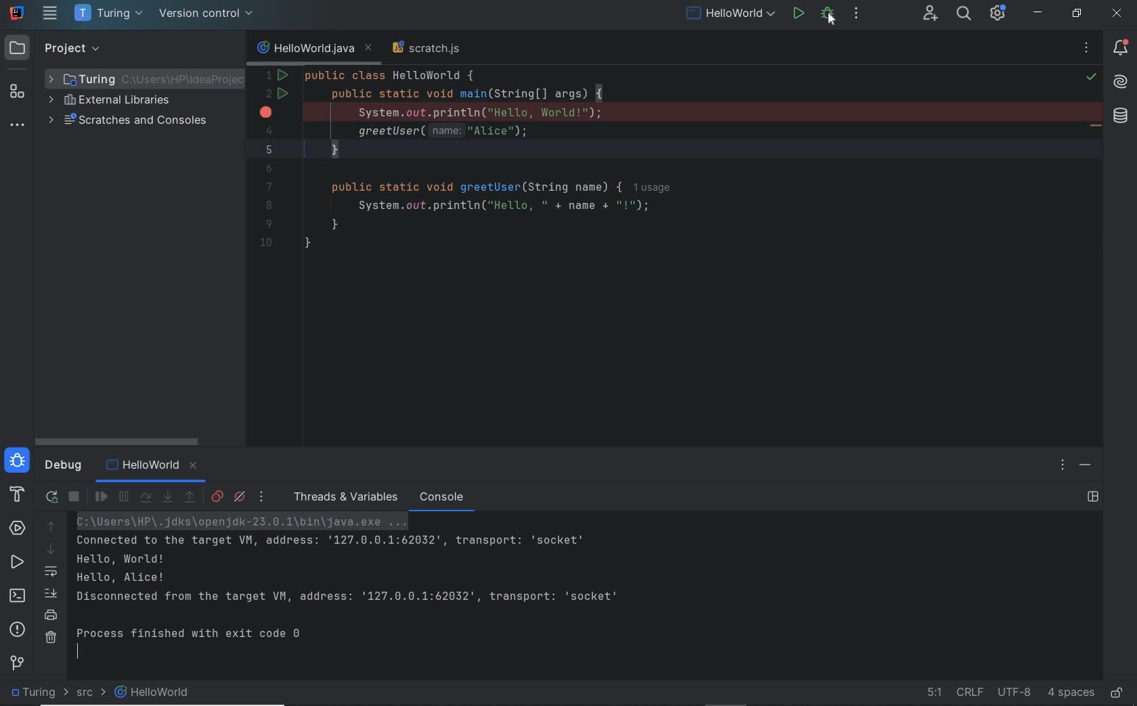 The width and height of the screenshot is (1137, 706). Describe the element at coordinates (1038, 13) in the screenshot. I see `minimize` at that location.